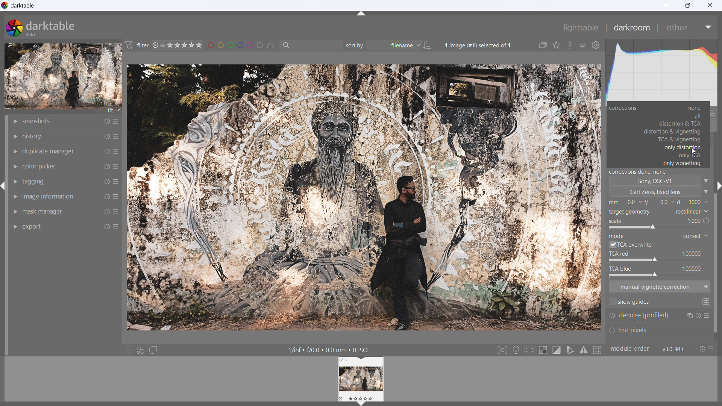 The width and height of the screenshot is (722, 406). Describe the element at coordinates (675, 123) in the screenshot. I see `distortion & TCA` at that location.